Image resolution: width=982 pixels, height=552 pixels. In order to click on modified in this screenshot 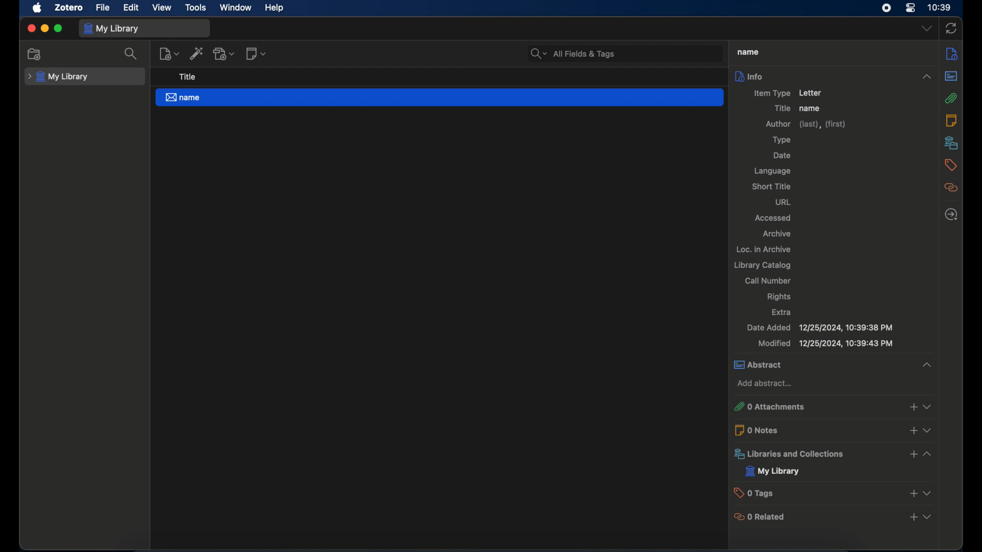, I will do `click(826, 343)`.